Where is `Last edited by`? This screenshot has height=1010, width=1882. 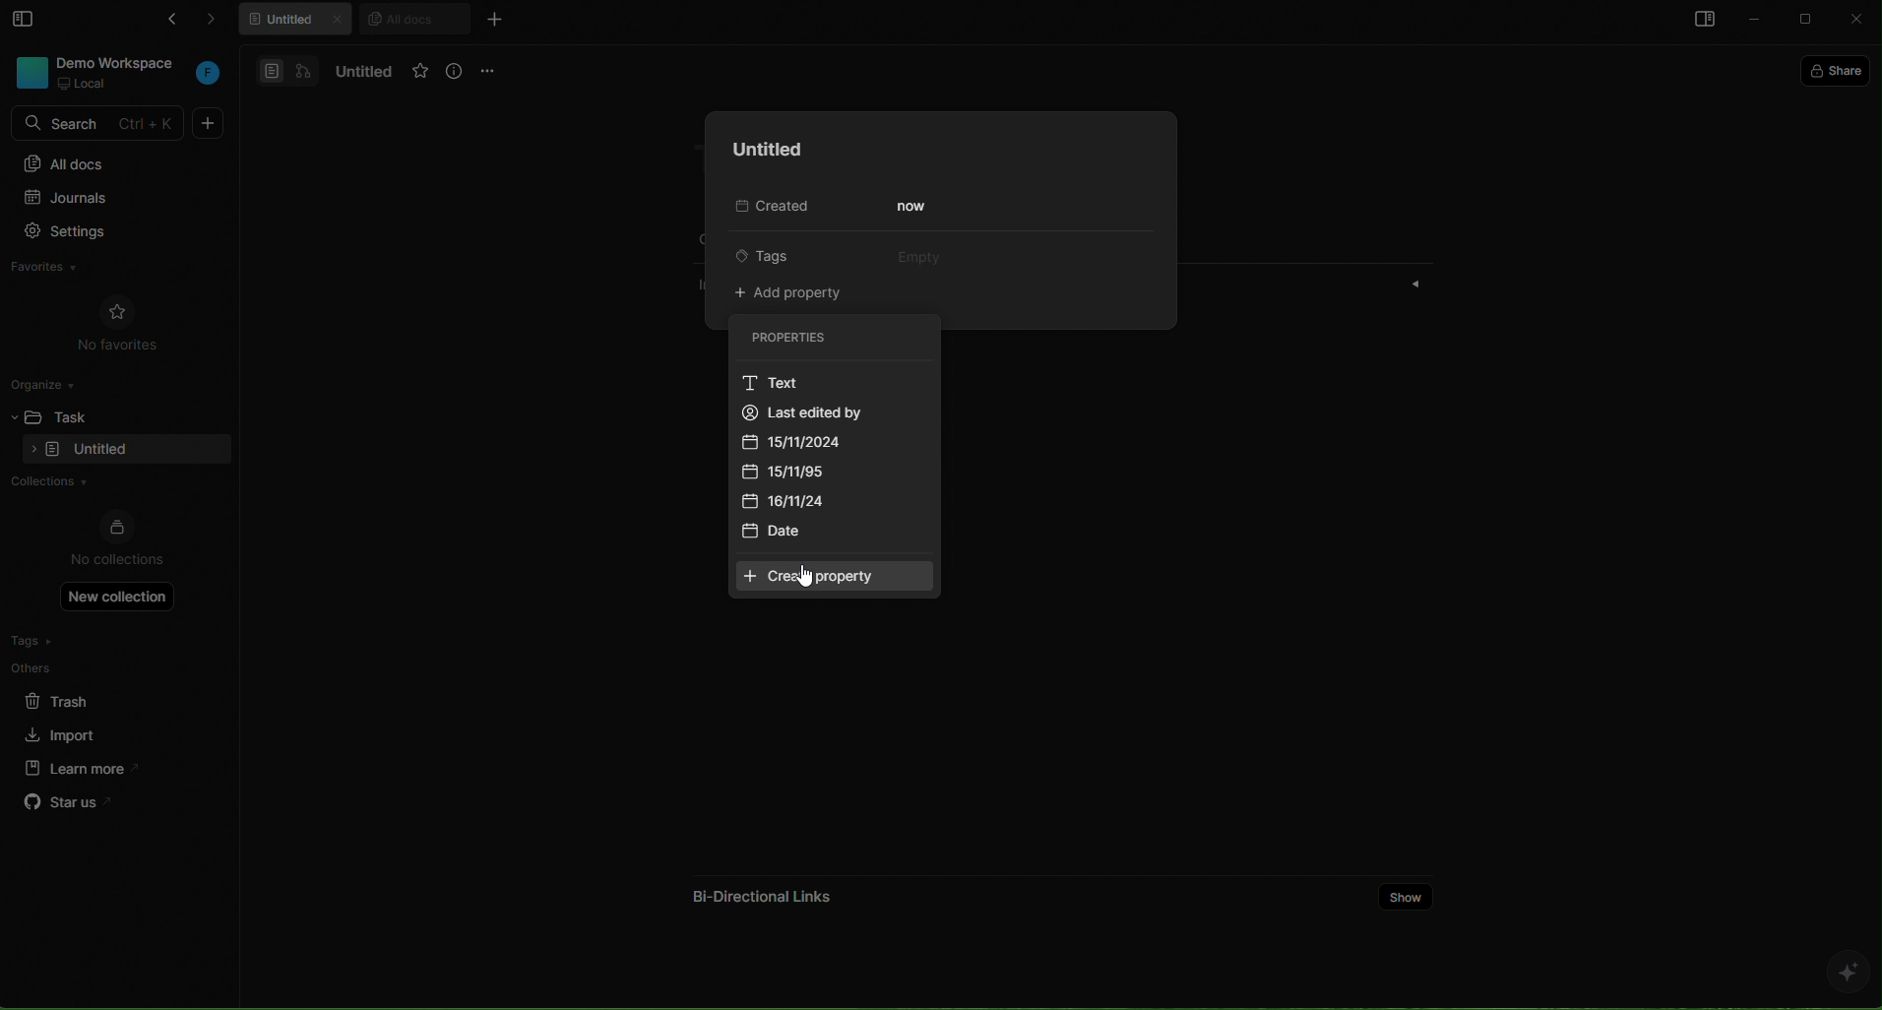
Last edited by is located at coordinates (839, 412).